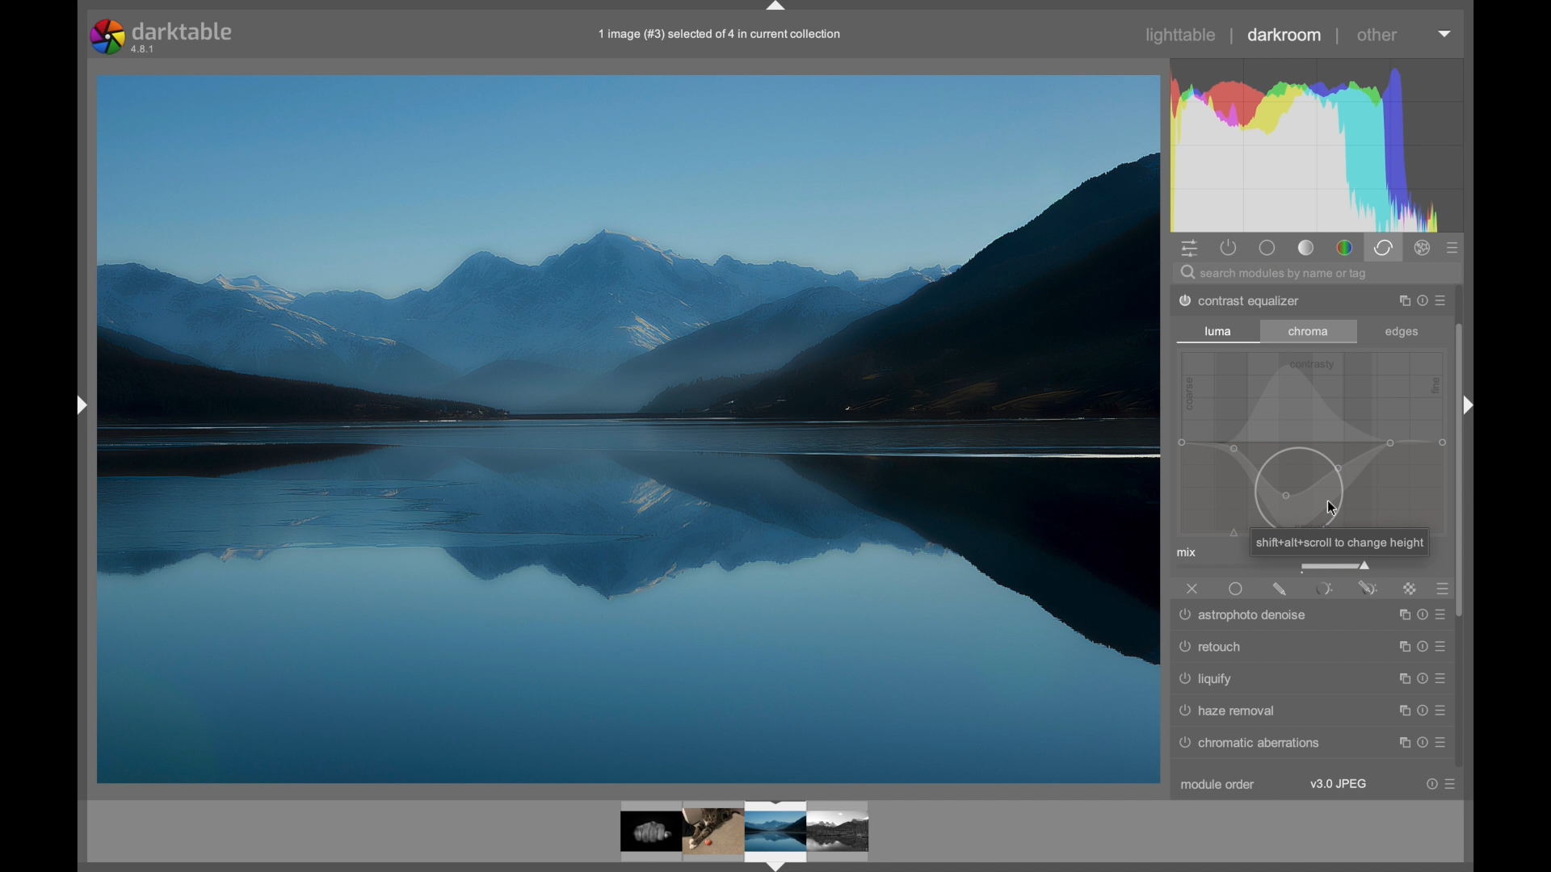 This screenshot has width=1551, height=872. What do you see at coordinates (1182, 35) in the screenshot?
I see `lighttable` at bounding box center [1182, 35].